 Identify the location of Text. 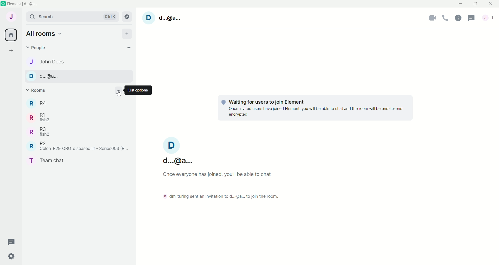
(224, 175).